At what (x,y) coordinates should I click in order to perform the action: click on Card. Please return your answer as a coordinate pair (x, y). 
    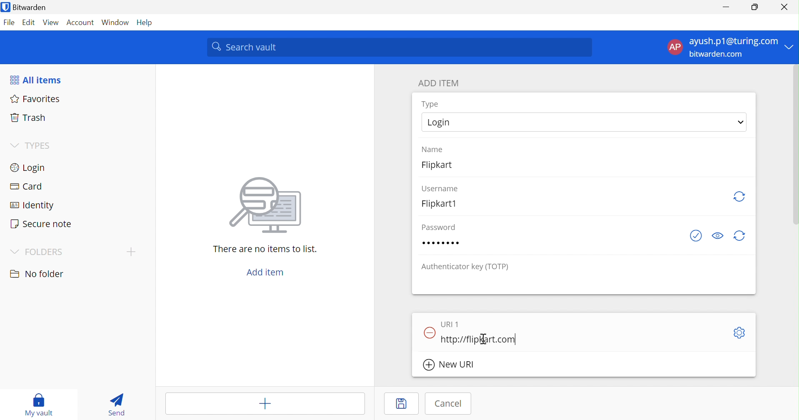
    Looking at the image, I should click on (28, 187).